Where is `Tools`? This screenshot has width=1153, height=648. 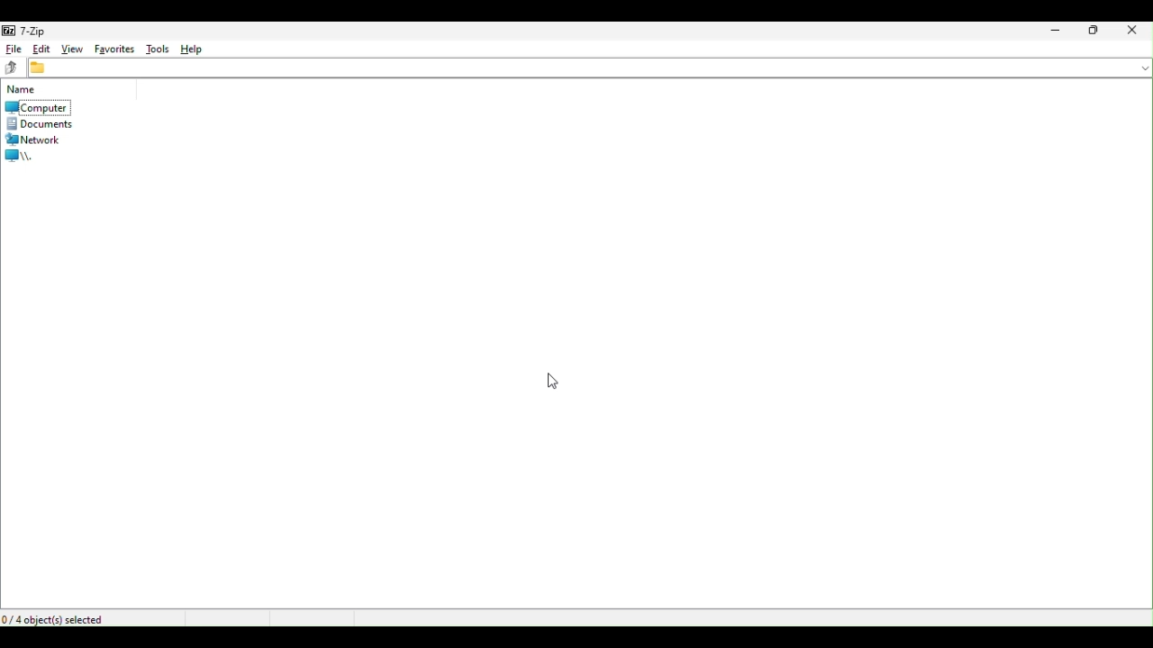 Tools is located at coordinates (154, 48).